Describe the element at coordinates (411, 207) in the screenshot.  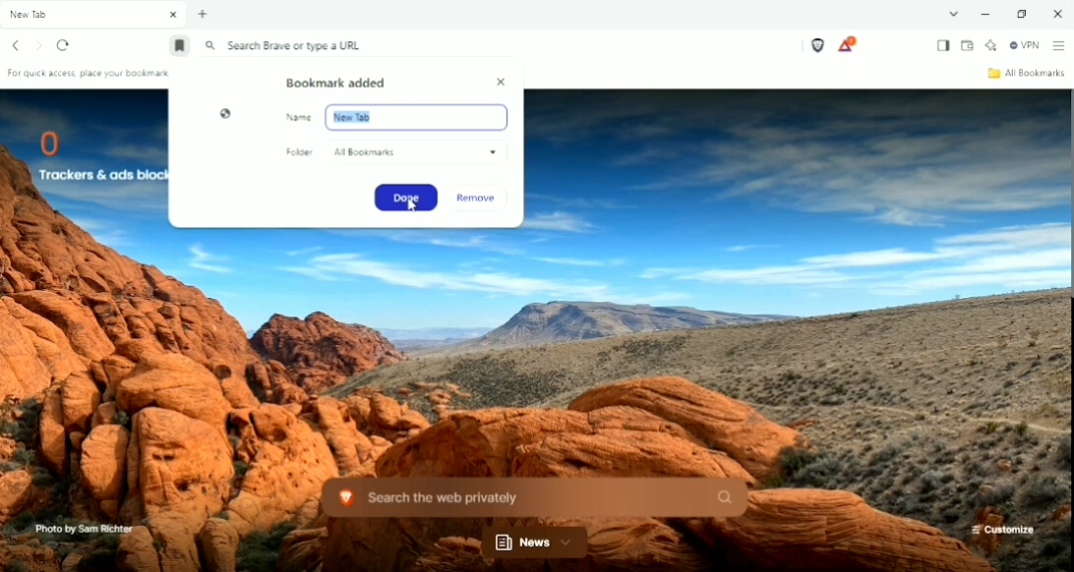
I see `Cursor` at that location.